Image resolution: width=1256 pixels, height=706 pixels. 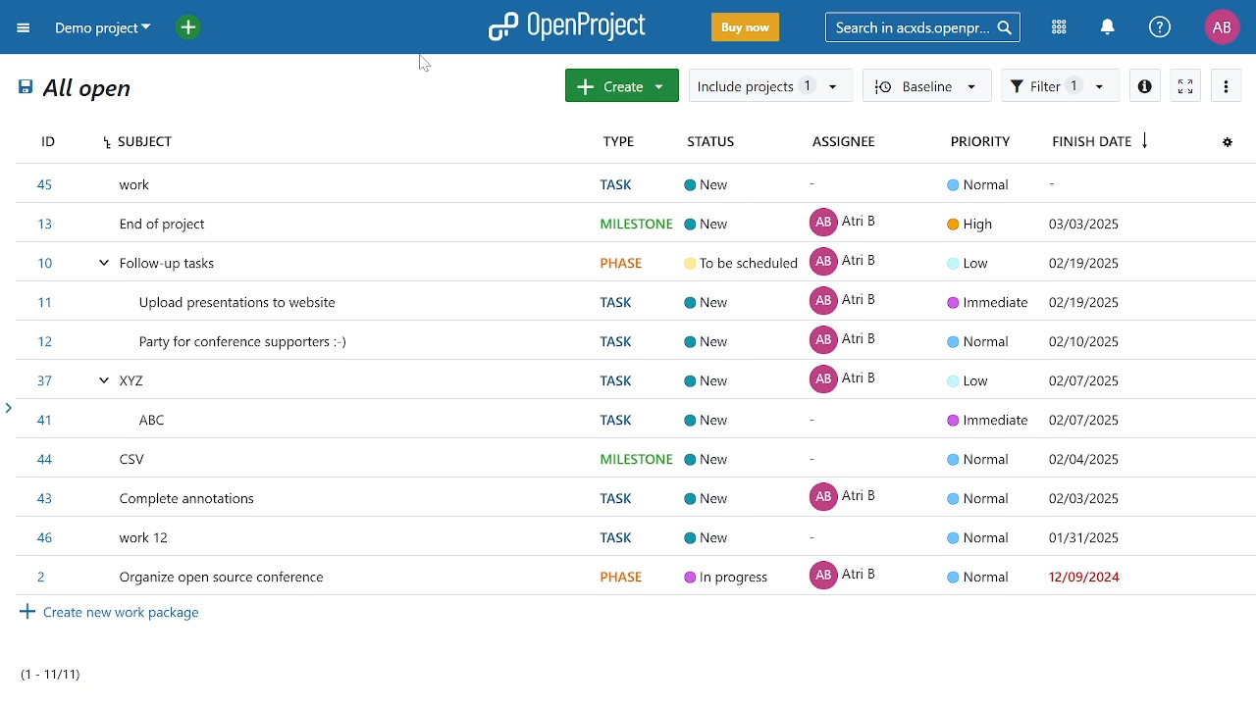 I want to click on task count, so click(x=65, y=672).